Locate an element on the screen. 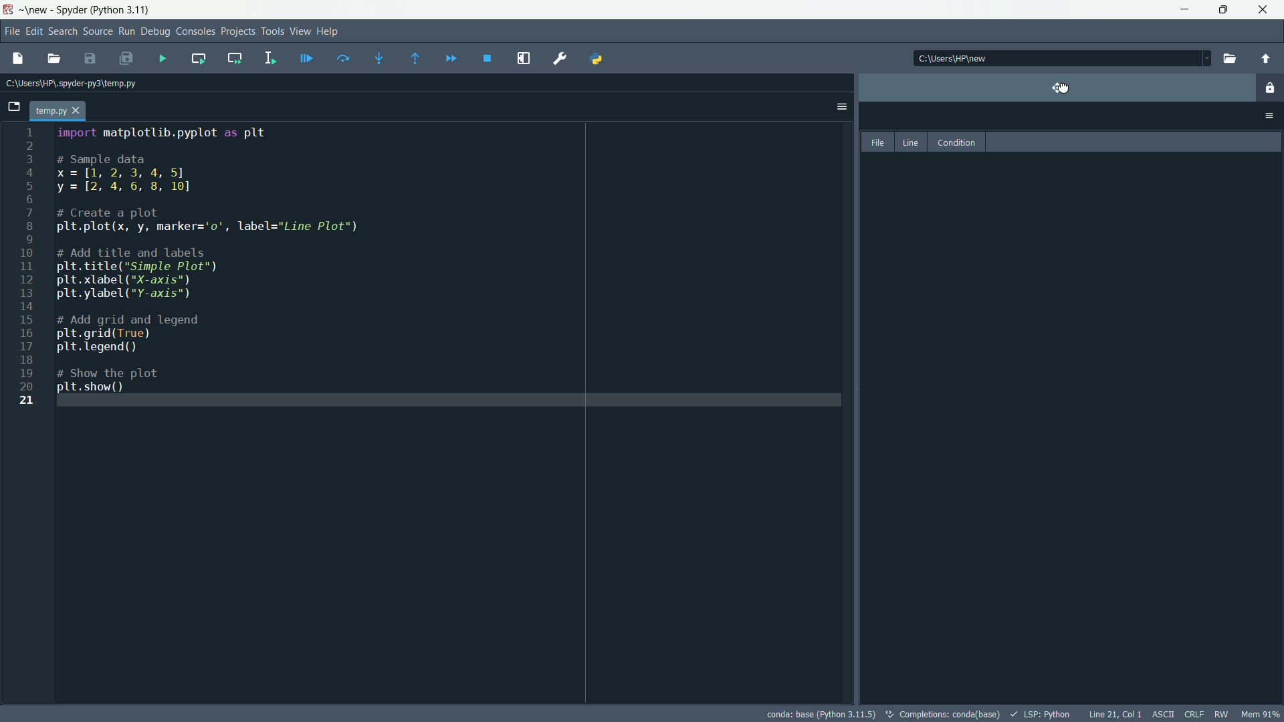 The image size is (1284, 722). app name is located at coordinates (73, 11).